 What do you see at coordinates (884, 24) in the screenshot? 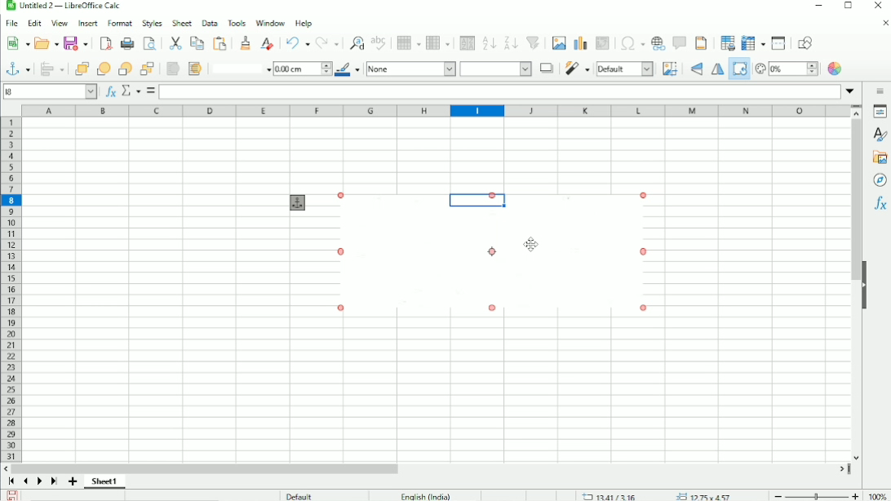
I see `Close document` at bounding box center [884, 24].